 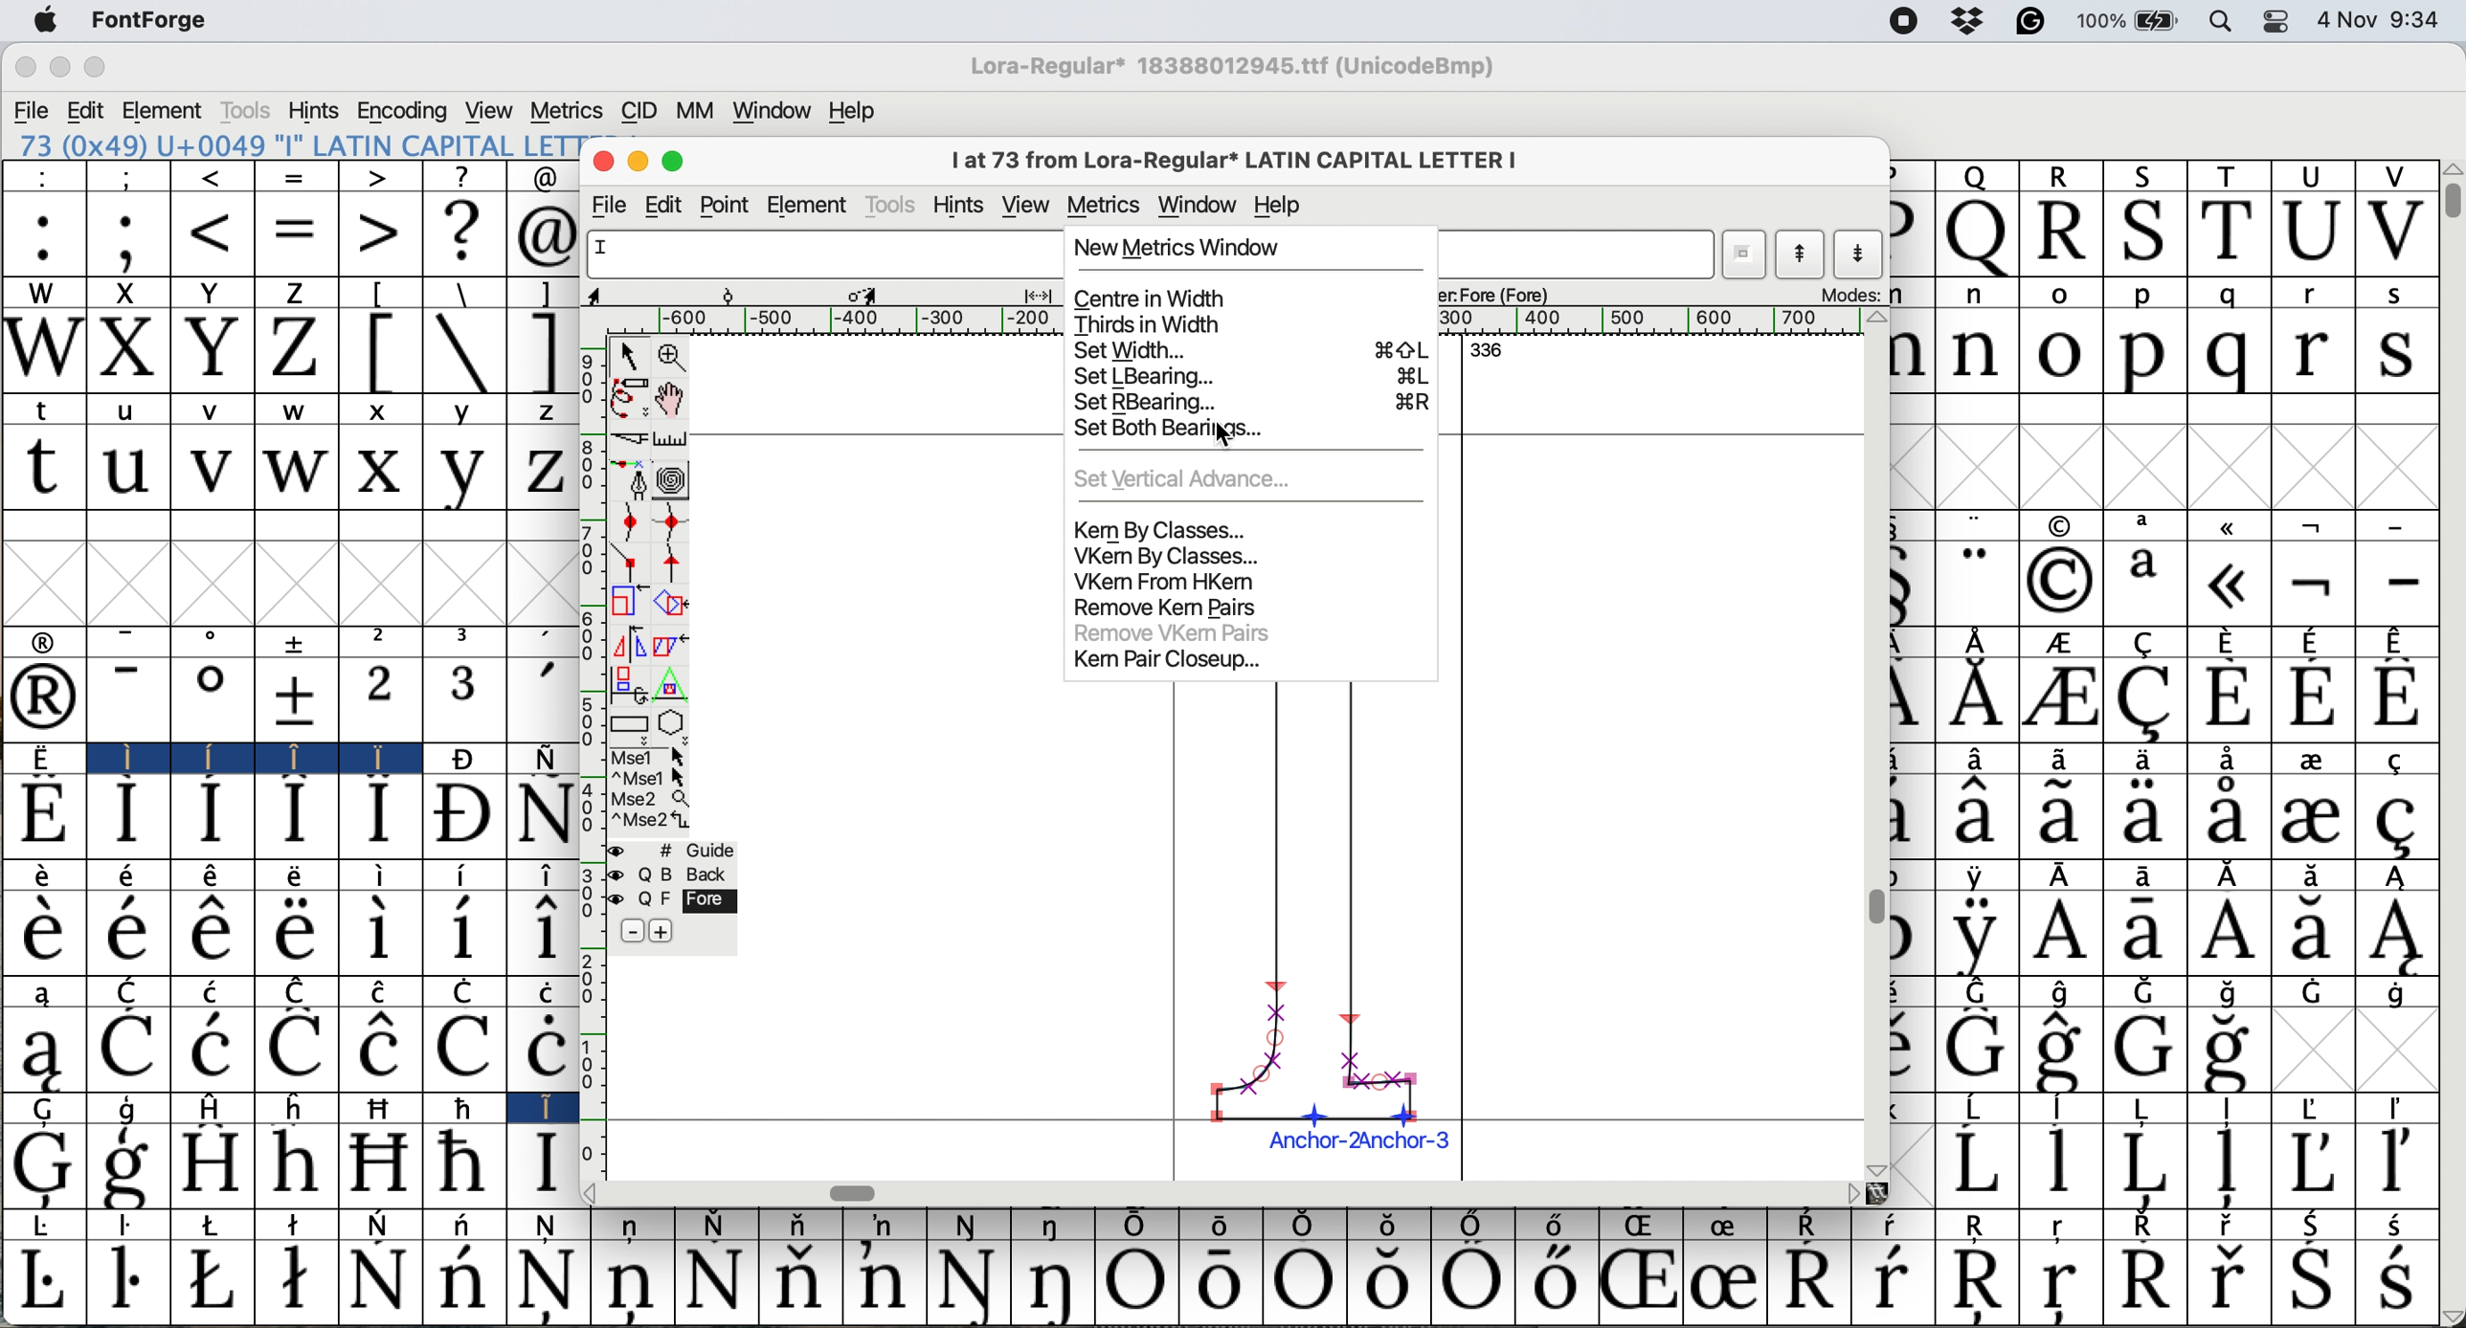 What do you see at coordinates (213, 1278) in the screenshot?
I see `Symbol` at bounding box center [213, 1278].